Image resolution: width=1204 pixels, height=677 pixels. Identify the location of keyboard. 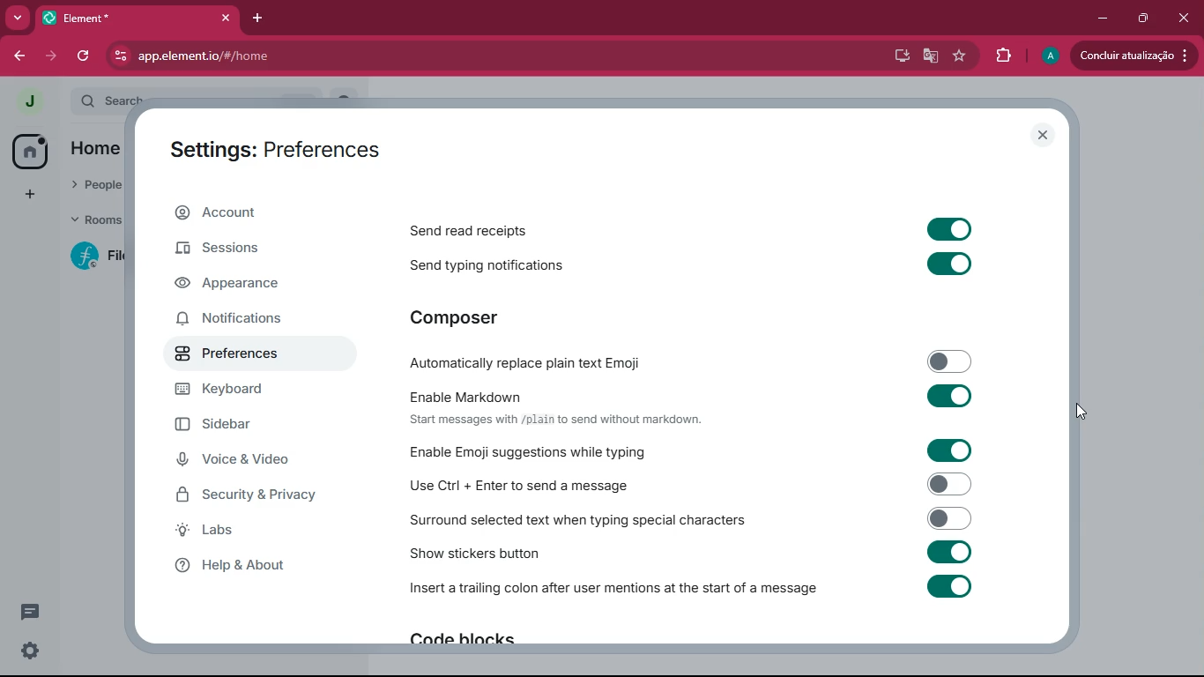
(241, 391).